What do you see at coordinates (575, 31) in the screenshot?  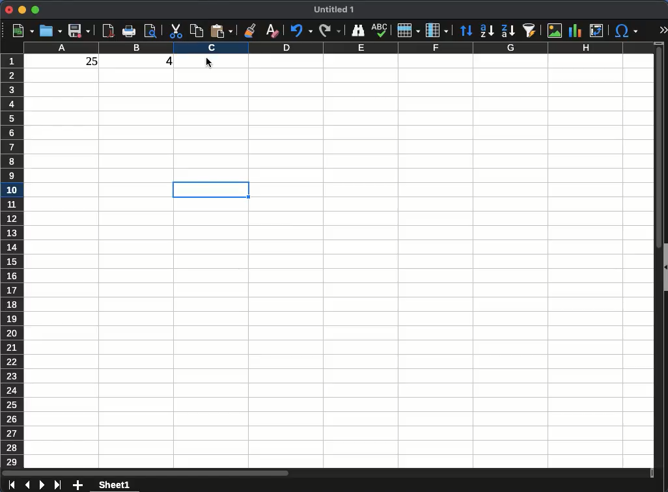 I see `chart` at bounding box center [575, 31].